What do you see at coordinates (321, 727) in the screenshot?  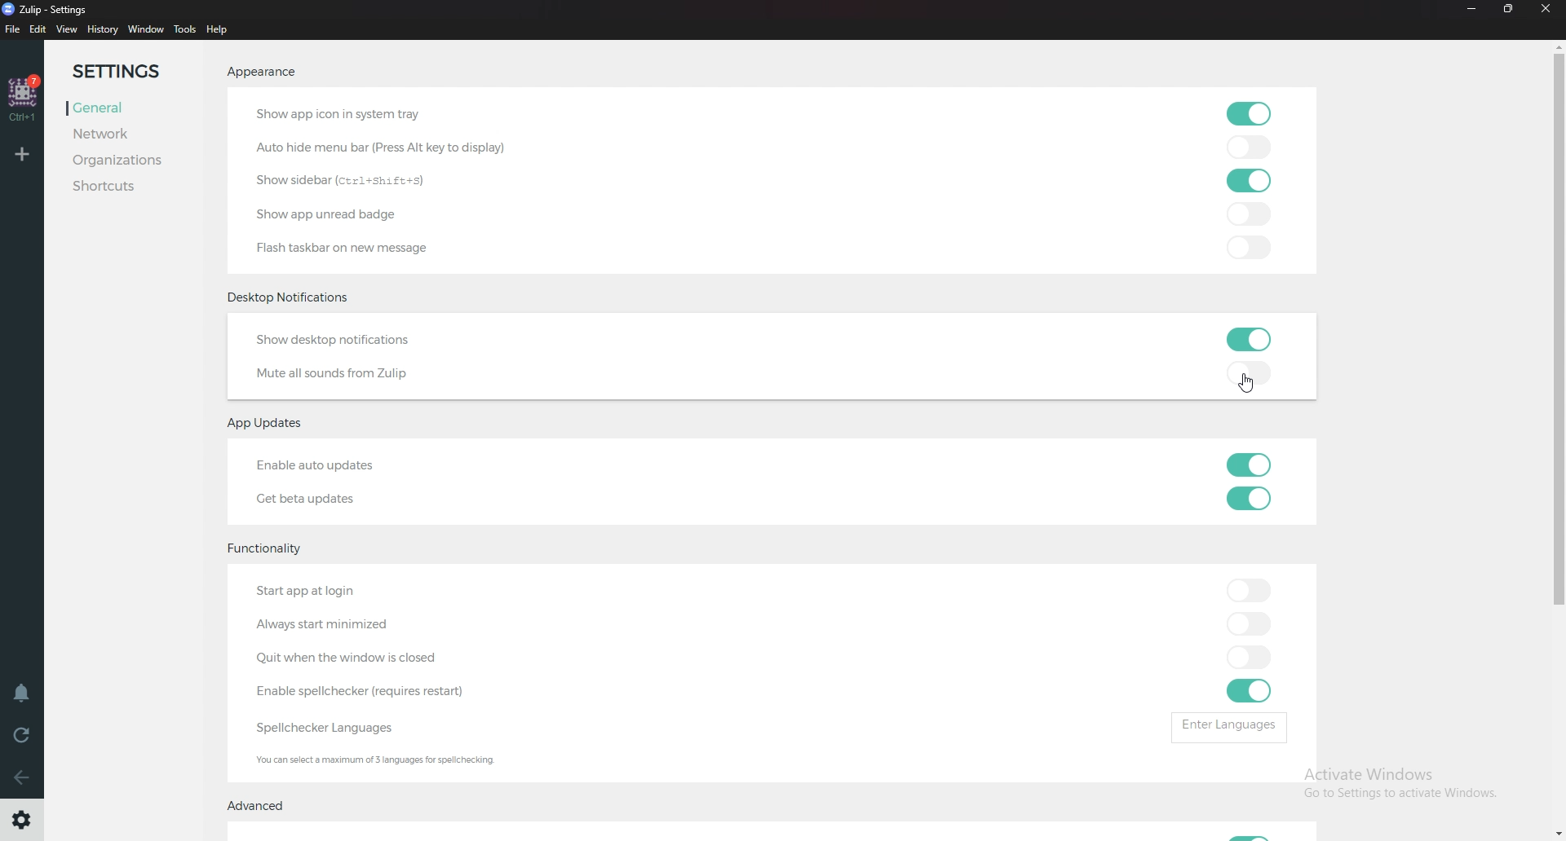 I see `Spell checker languages` at bounding box center [321, 727].